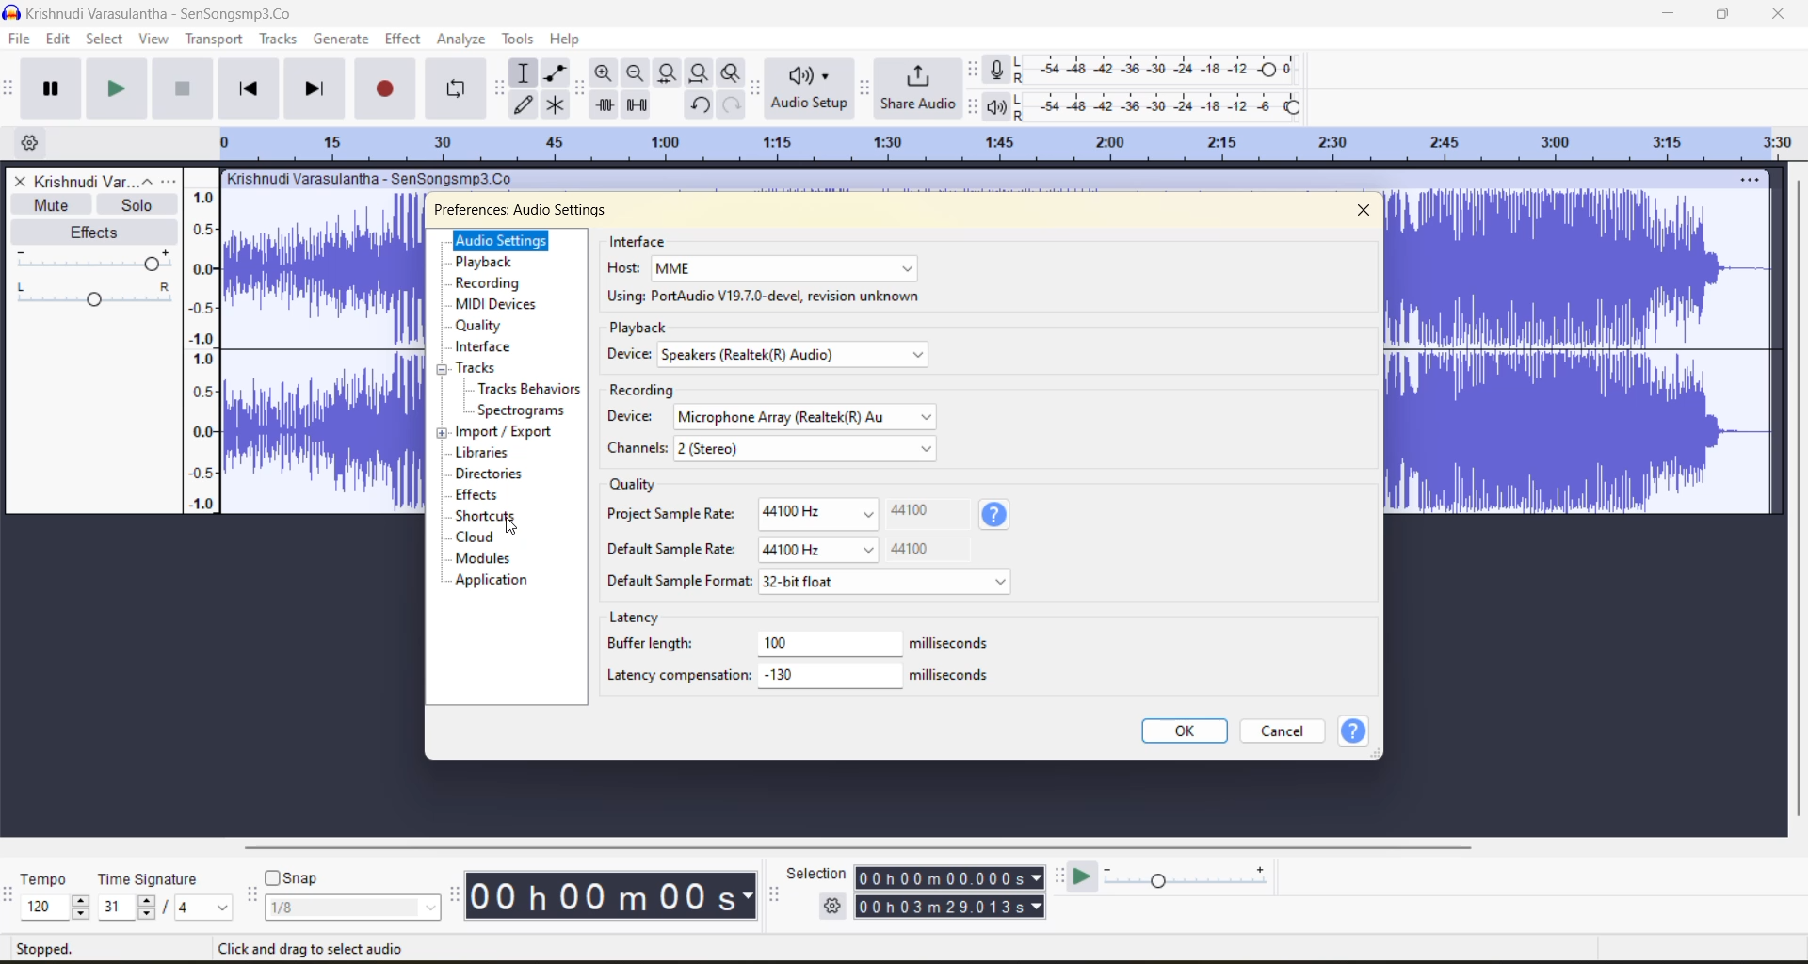 This screenshot has width=1808, height=964. Describe the element at coordinates (866, 87) in the screenshot. I see `share audio toolbar` at that location.